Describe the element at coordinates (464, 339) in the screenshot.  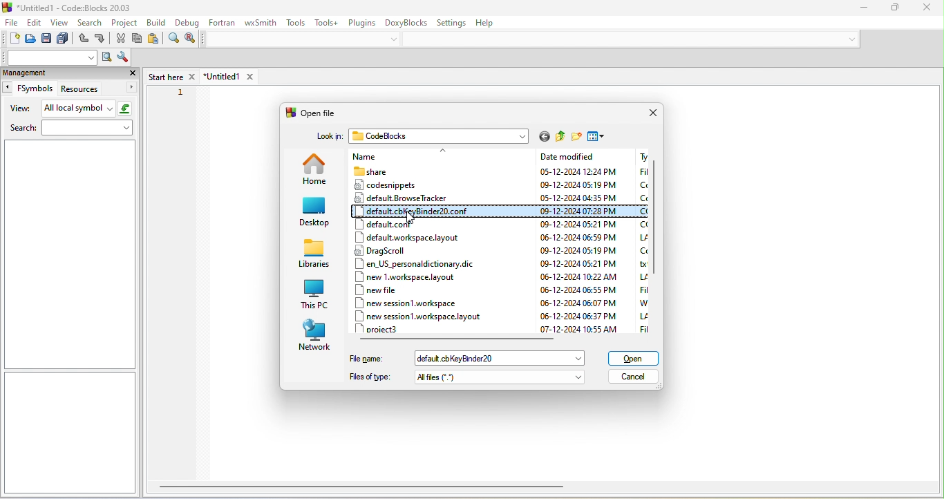
I see `horizontal bar` at that location.